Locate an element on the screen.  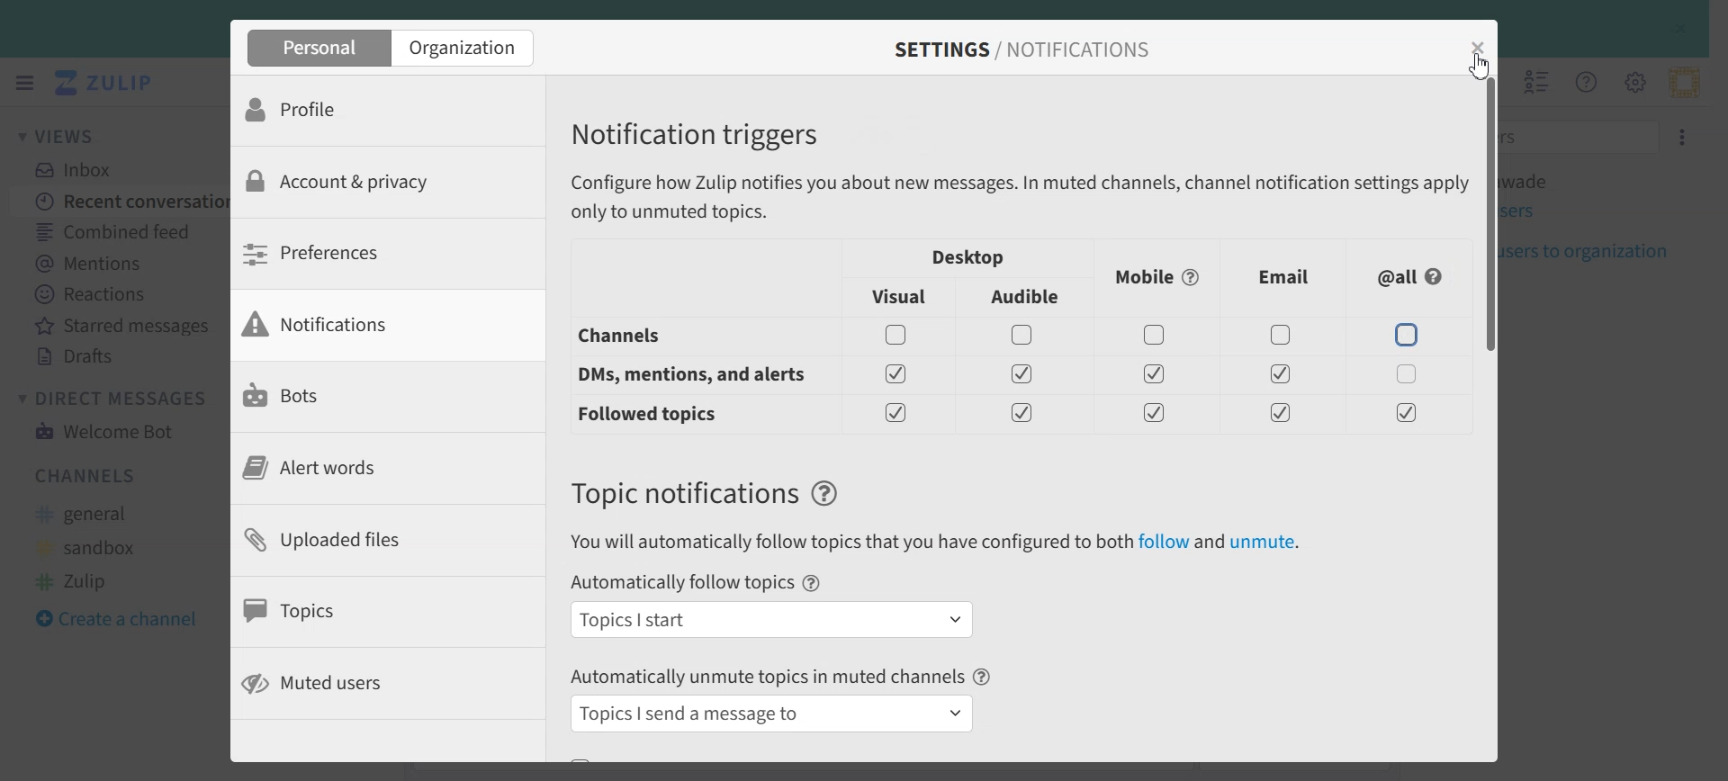
Starred messages is located at coordinates (120, 325).